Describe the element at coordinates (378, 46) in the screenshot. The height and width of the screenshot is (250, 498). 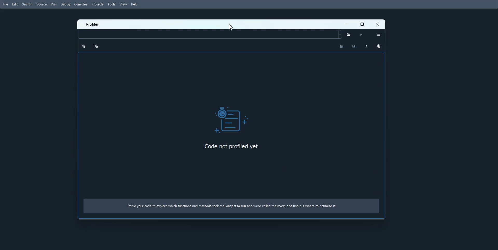
I see `Clear Comparison` at that location.